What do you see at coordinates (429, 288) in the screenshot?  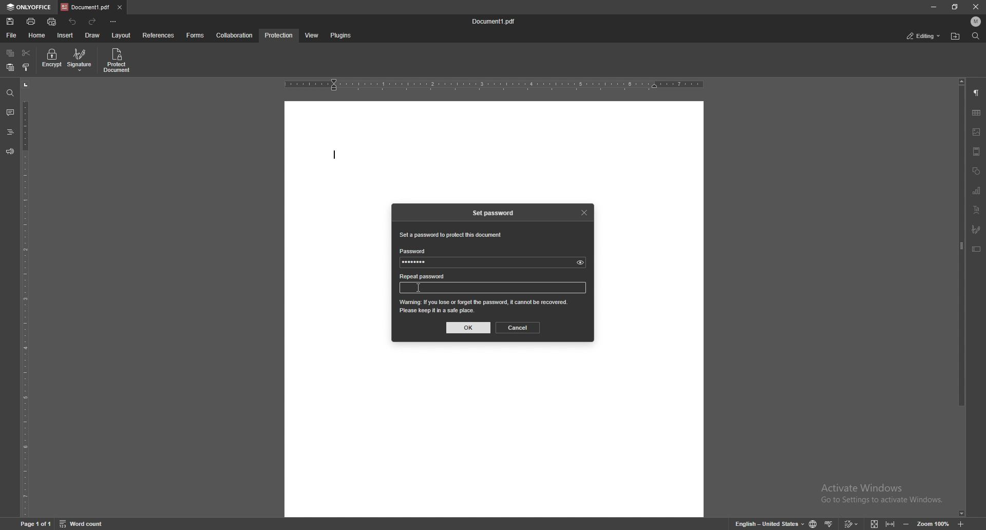 I see `password input` at bounding box center [429, 288].